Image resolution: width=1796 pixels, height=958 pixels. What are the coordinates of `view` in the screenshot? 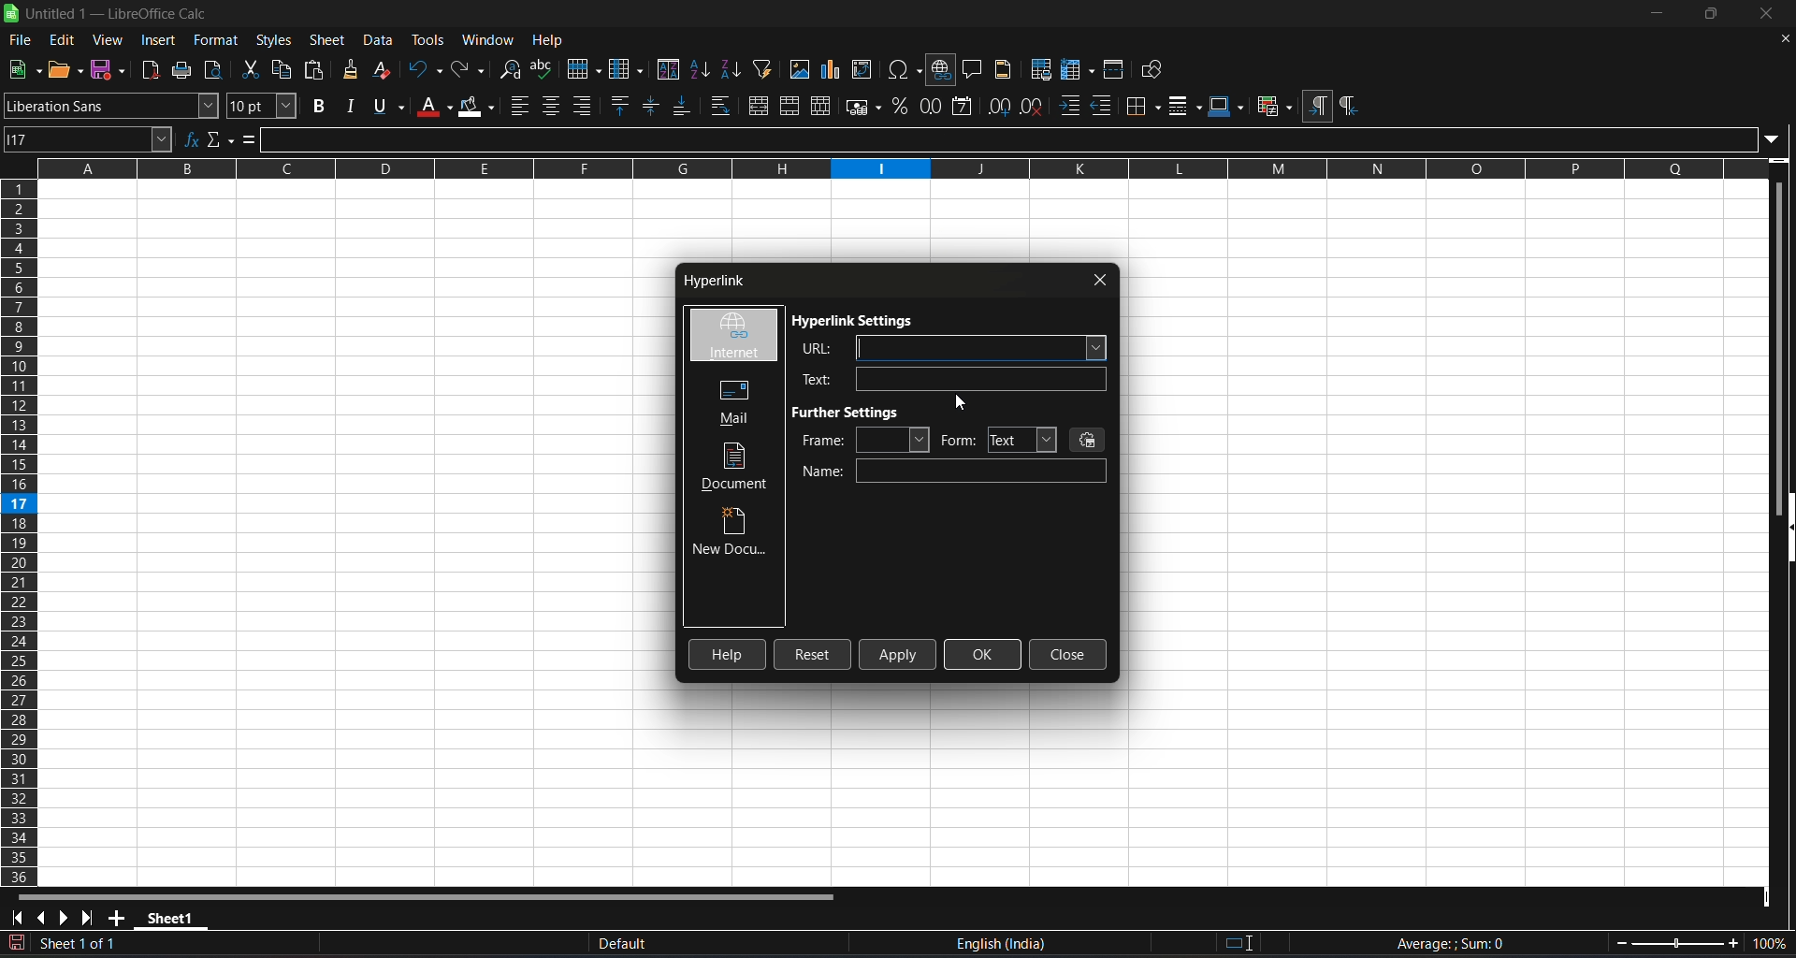 It's located at (109, 39).